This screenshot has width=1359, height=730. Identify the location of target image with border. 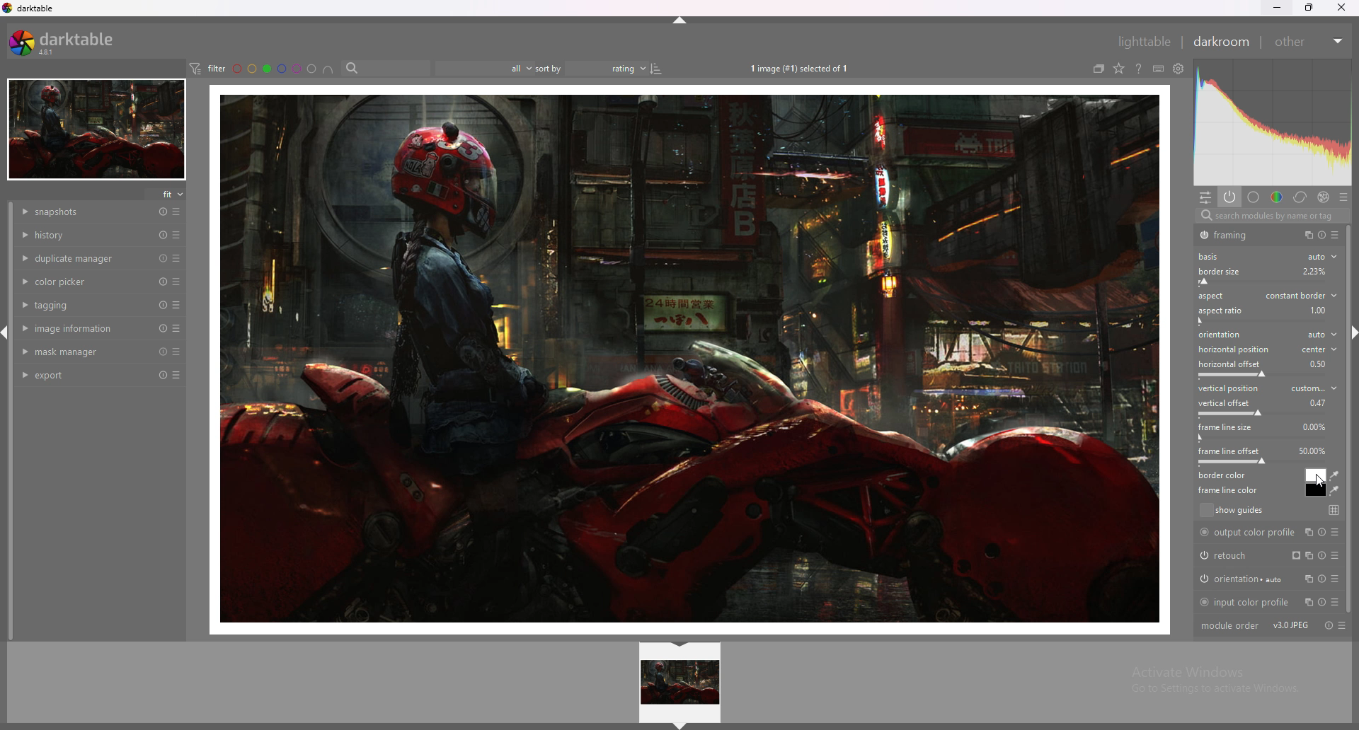
(689, 361).